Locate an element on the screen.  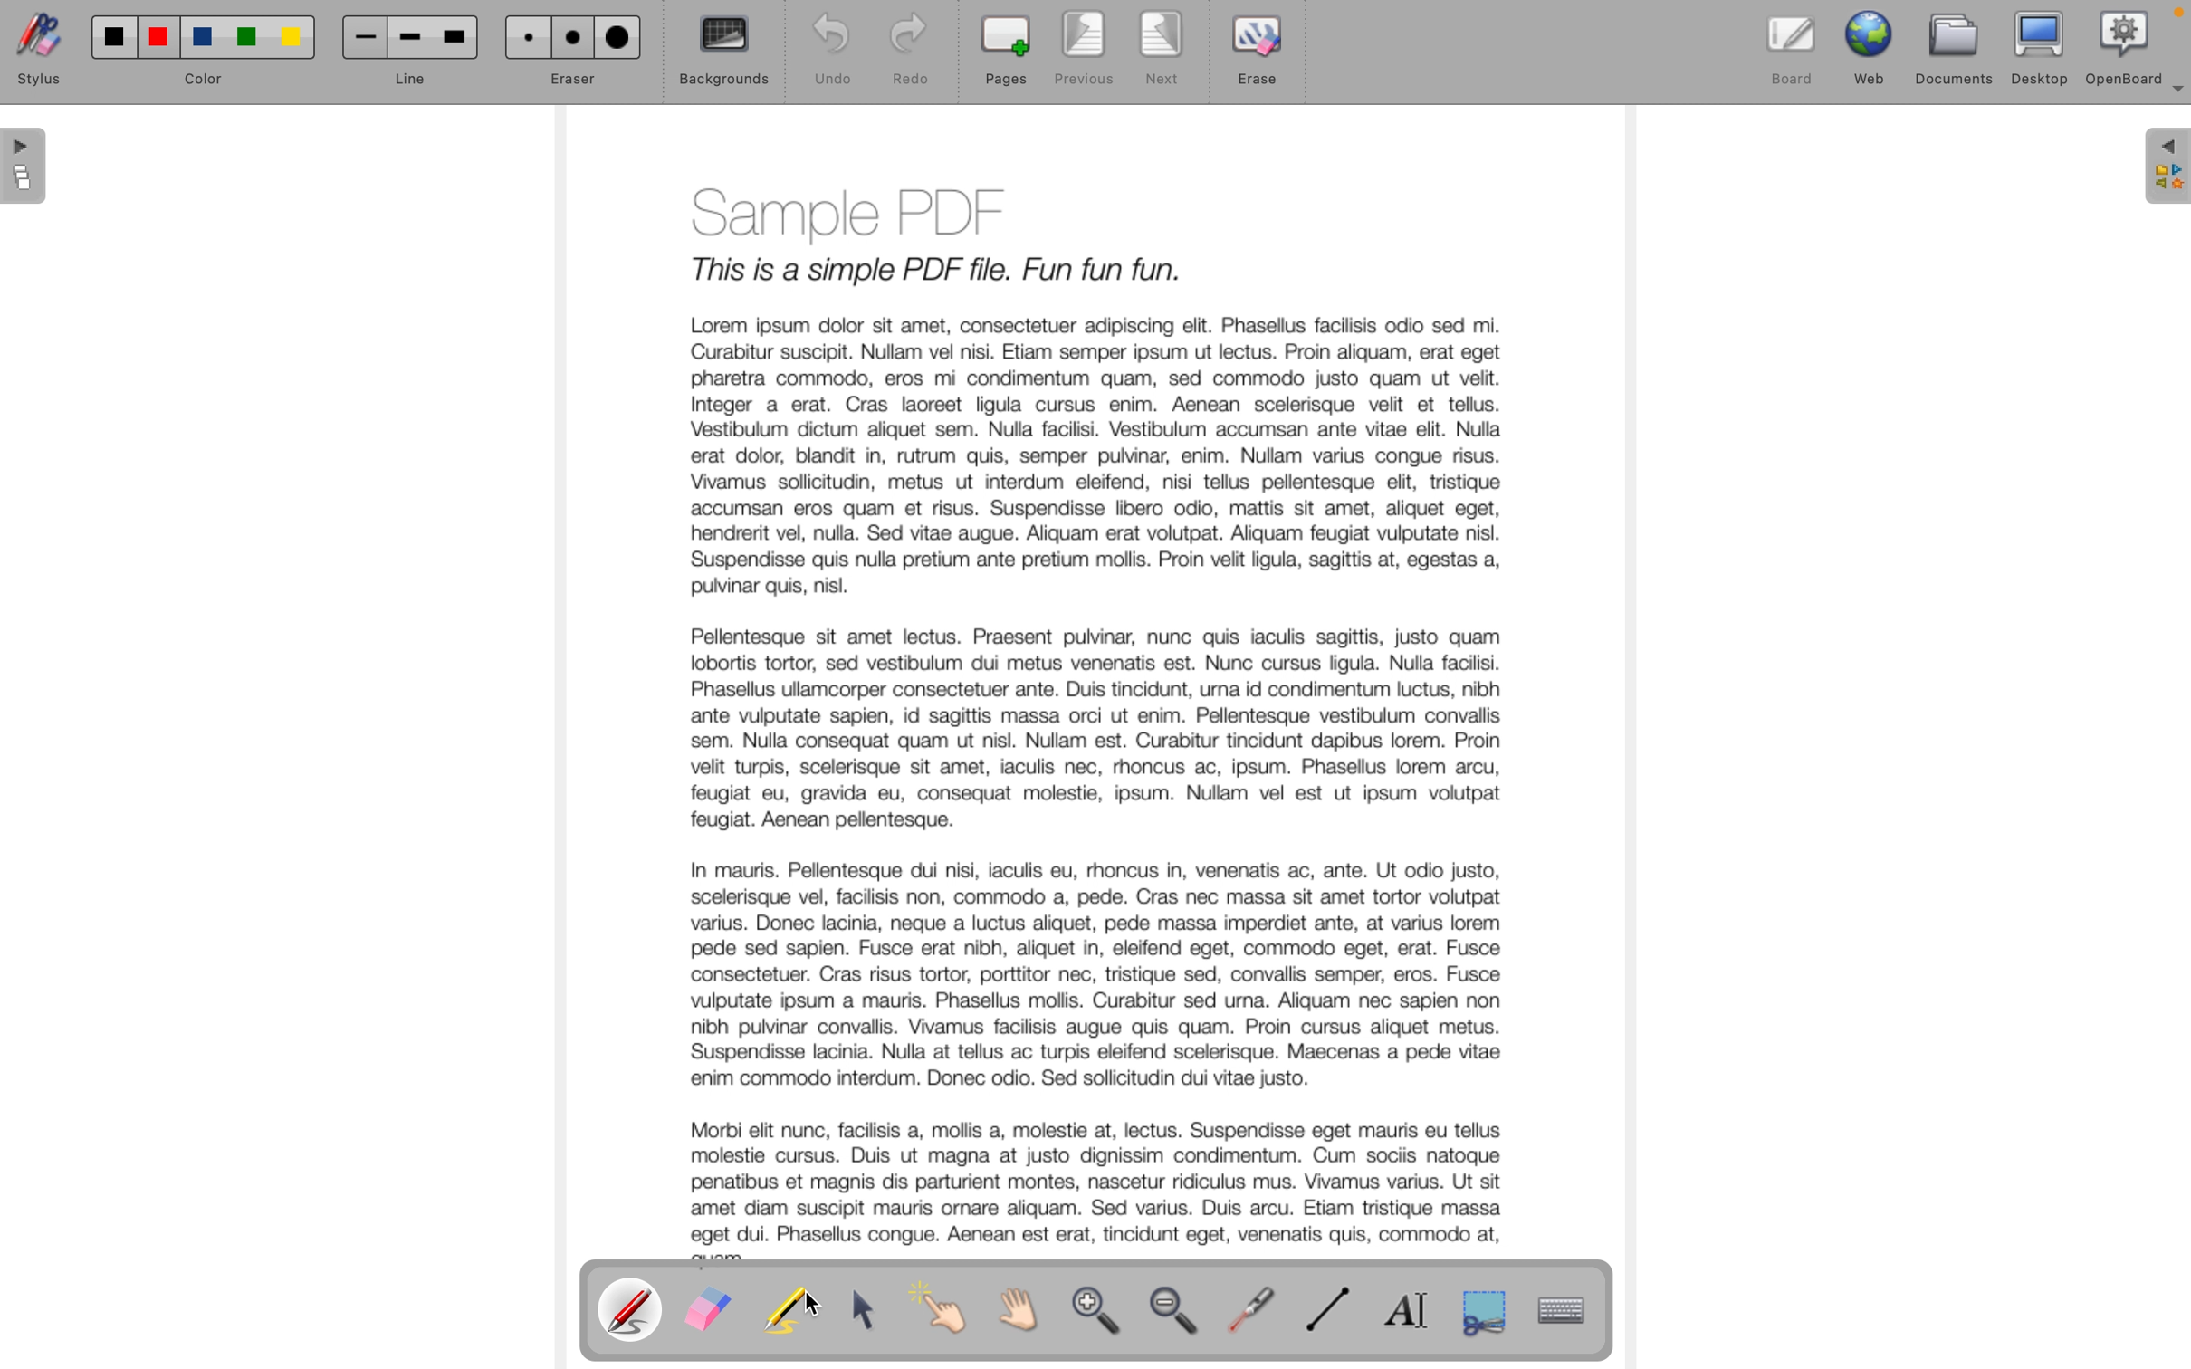
interact with items is located at coordinates (948, 1316).